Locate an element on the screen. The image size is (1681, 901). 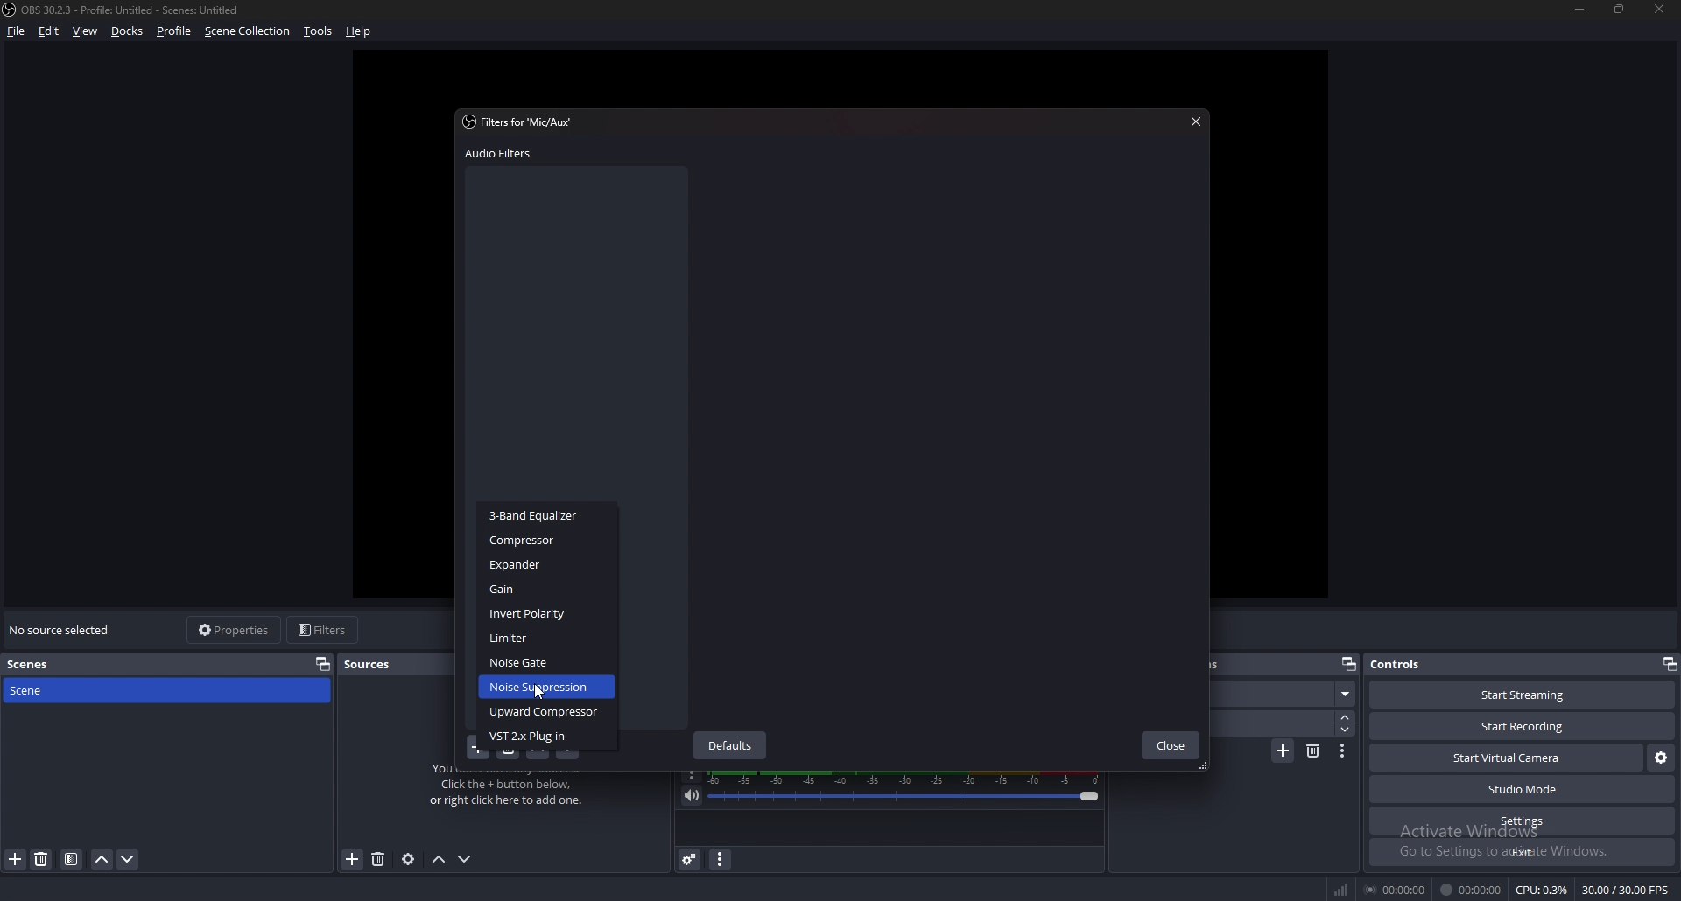
mute is located at coordinates (692, 796).